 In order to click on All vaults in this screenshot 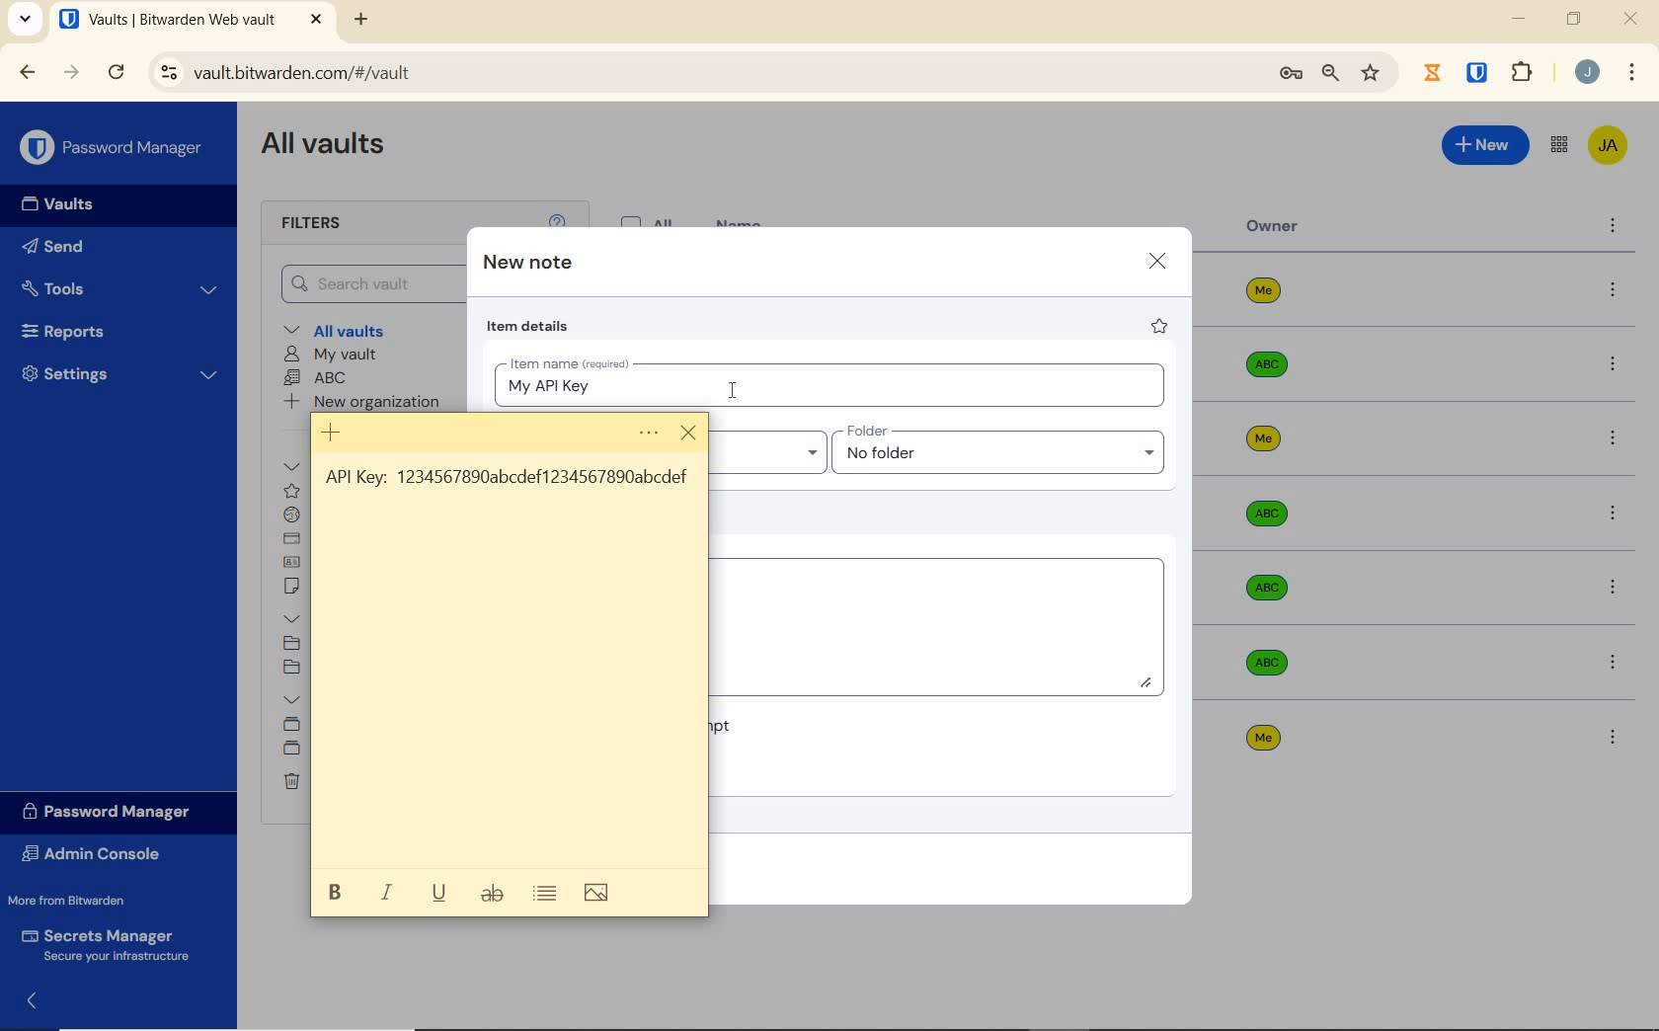, I will do `click(353, 332)`.